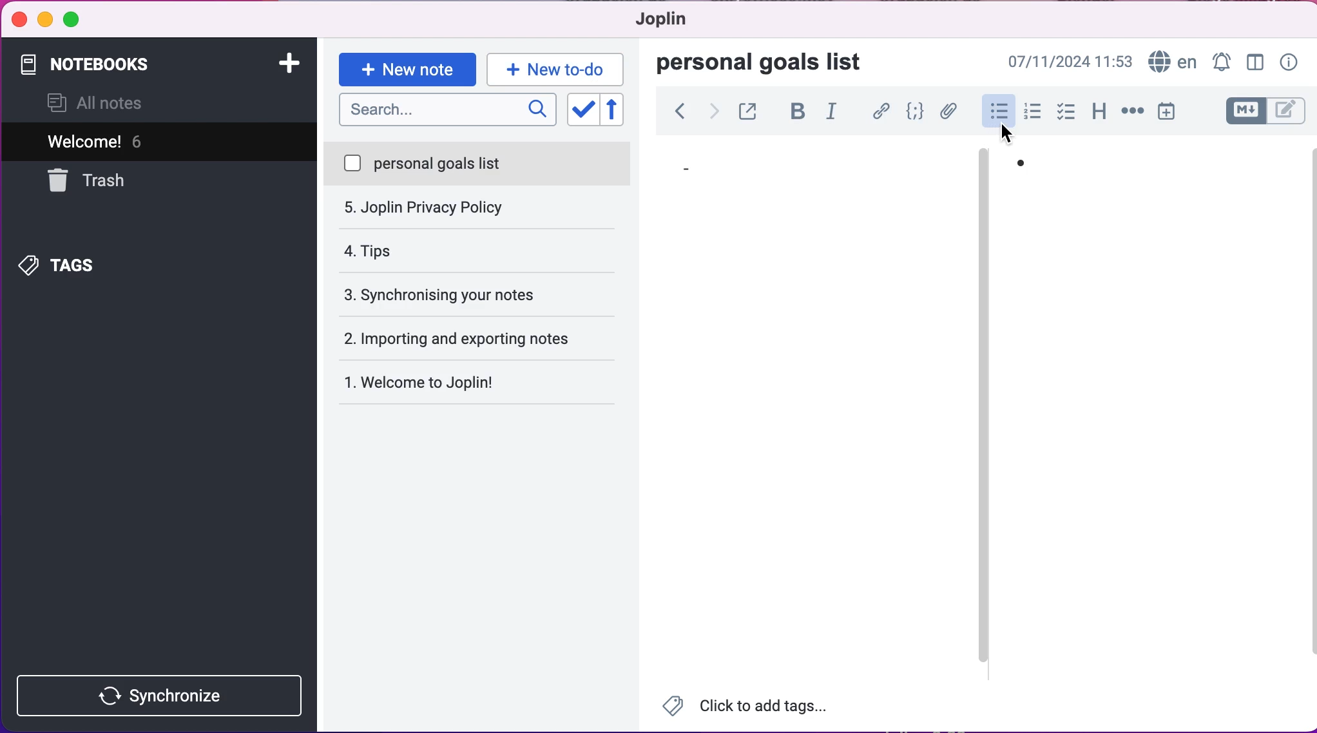 Image resolution: width=1317 pixels, height=733 pixels. I want to click on synchronize, so click(163, 695).